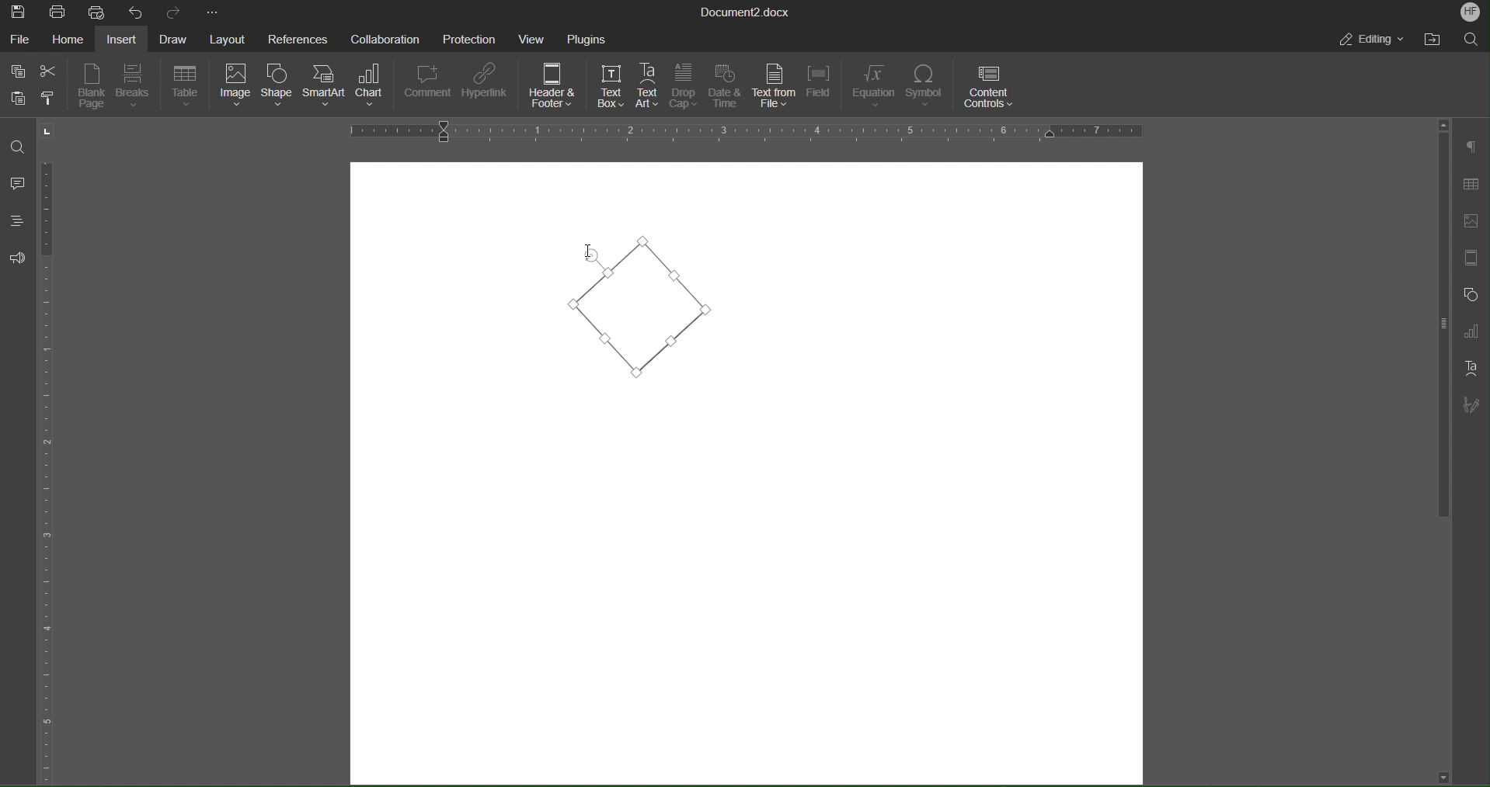 This screenshot has height=787, width=1490. Describe the element at coordinates (611, 85) in the screenshot. I see `Text Box` at that location.